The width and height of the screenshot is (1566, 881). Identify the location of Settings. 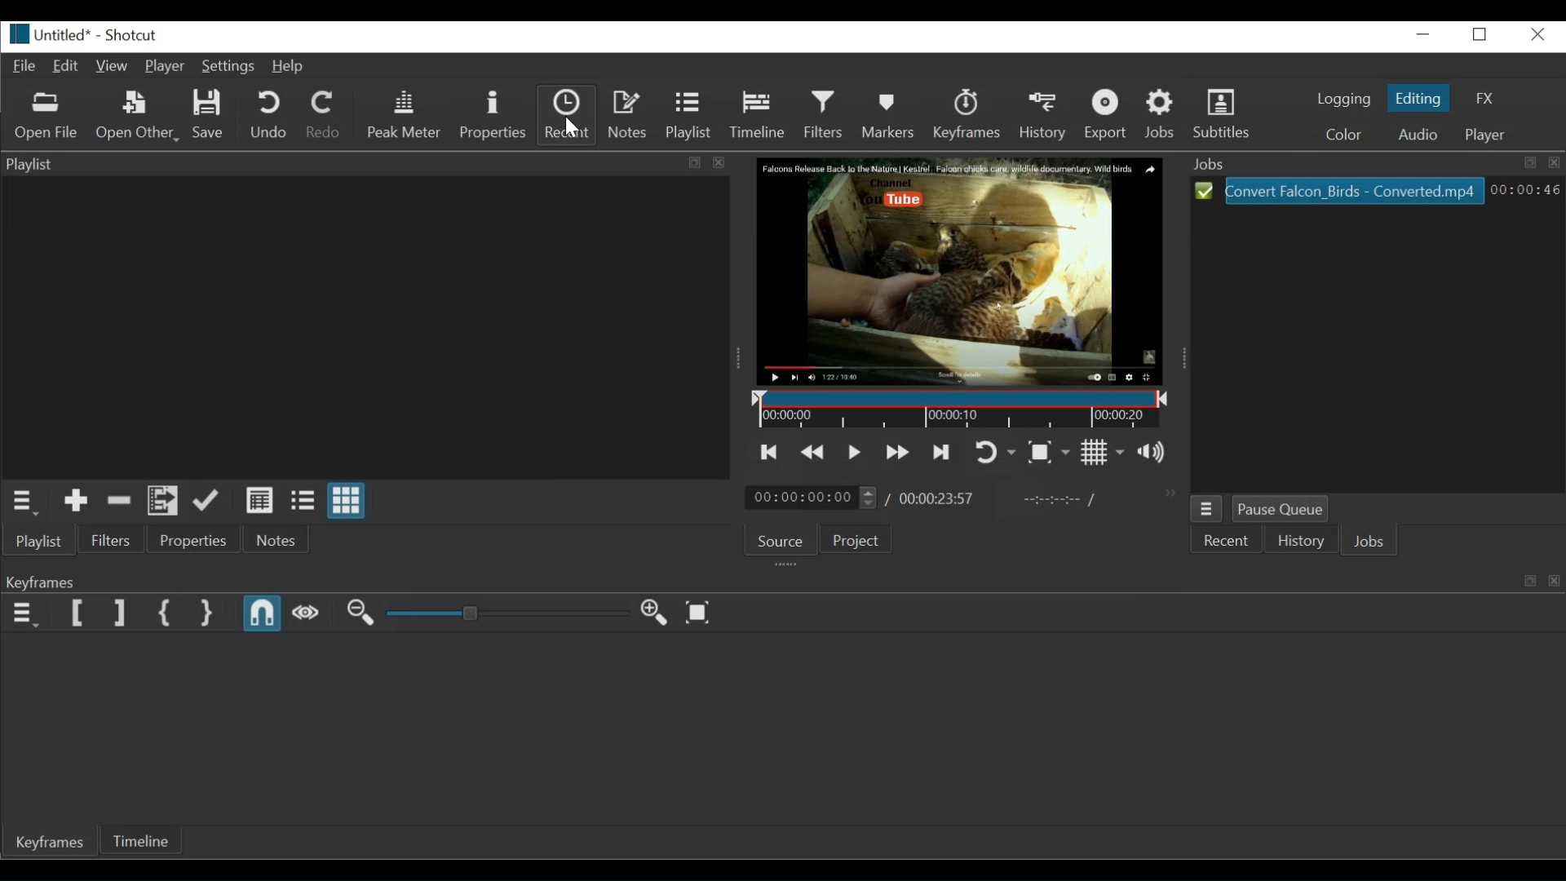
(231, 68).